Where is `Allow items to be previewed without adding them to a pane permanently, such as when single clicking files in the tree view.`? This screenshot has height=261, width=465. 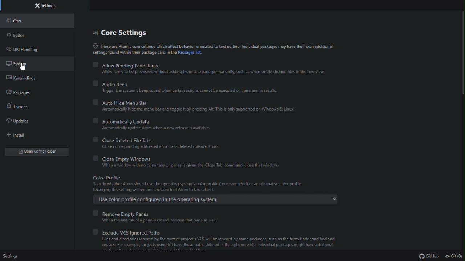 Allow items to be previewed without adding them to a pane permanently, such as when single clicking files in the tree view. is located at coordinates (213, 72).